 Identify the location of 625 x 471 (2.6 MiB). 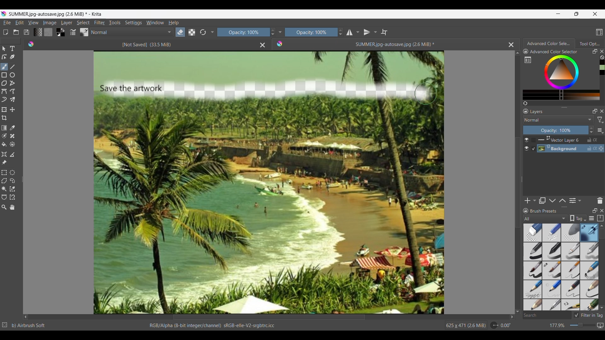
(465, 326).